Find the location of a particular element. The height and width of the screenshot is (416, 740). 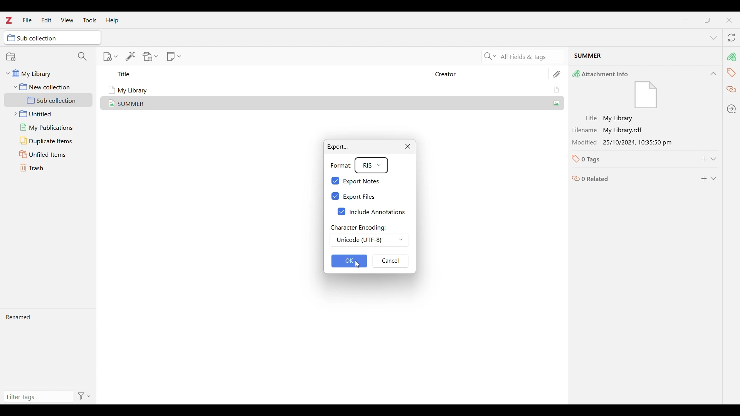

Trash is located at coordinates (49, 168).